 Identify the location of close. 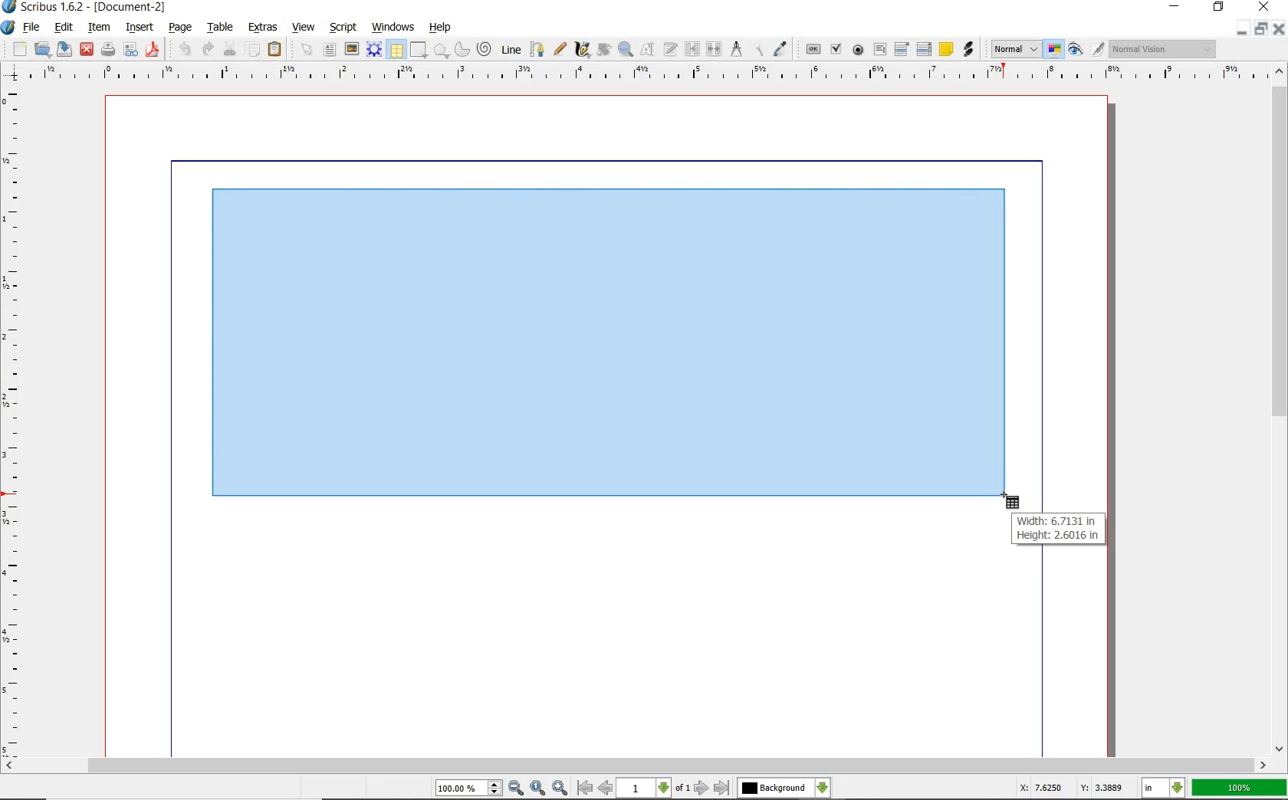
(86, 50).